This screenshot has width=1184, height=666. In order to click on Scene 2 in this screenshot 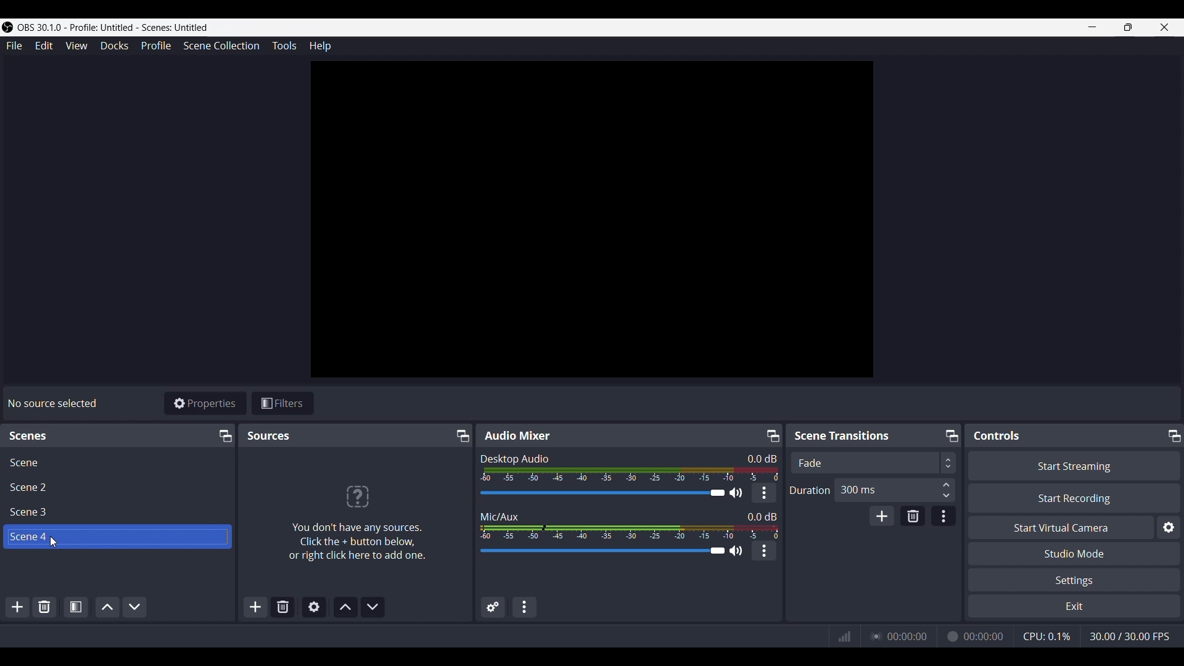, I will do `click(31, 487)`.